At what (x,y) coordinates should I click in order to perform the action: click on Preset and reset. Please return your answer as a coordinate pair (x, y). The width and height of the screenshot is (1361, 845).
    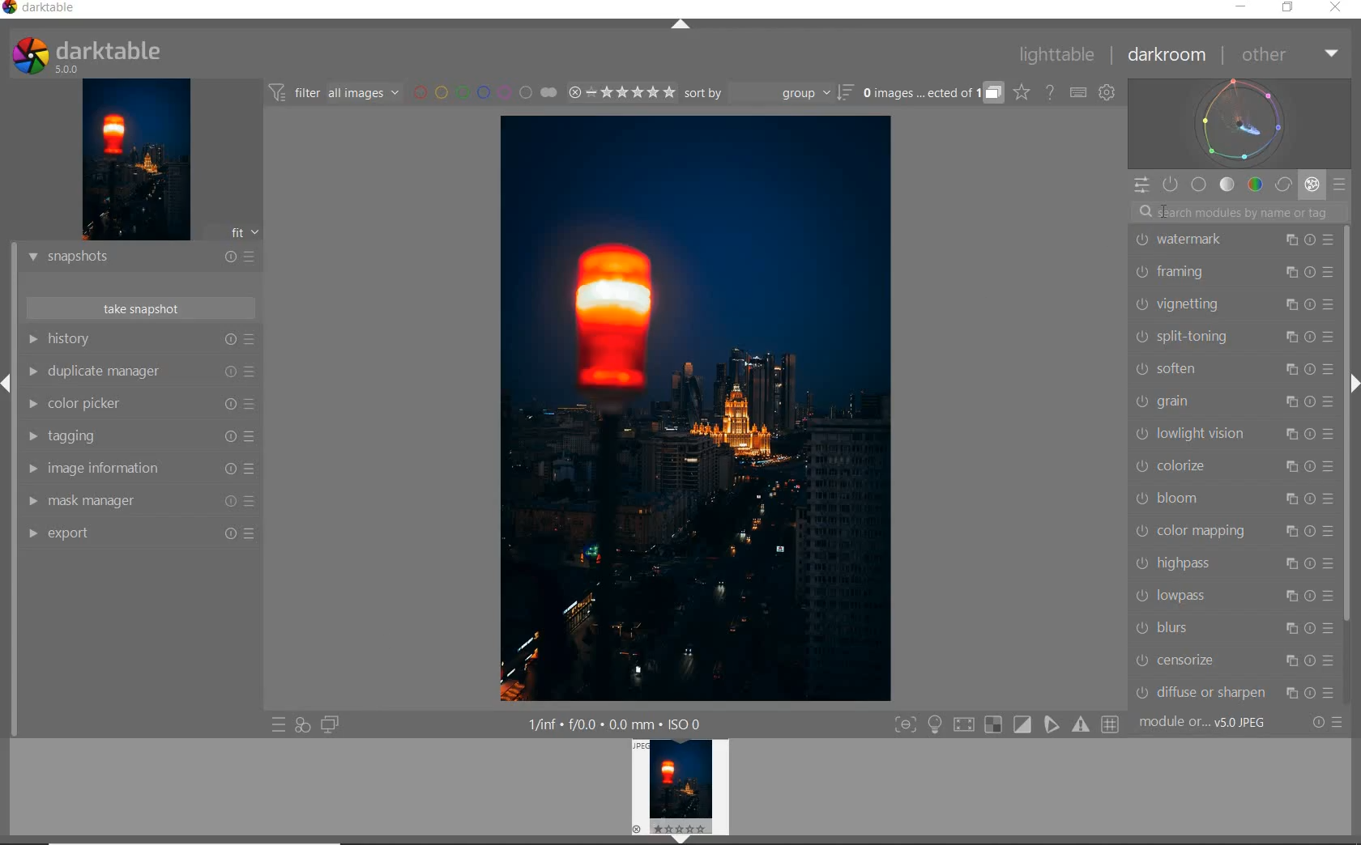
    Looking at the image, I should click on (253, 436).